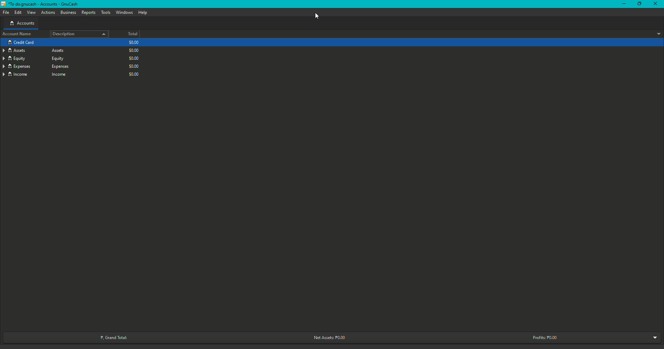 The image size is (664, 349). I want to click on Accounts, so click(23, 23).